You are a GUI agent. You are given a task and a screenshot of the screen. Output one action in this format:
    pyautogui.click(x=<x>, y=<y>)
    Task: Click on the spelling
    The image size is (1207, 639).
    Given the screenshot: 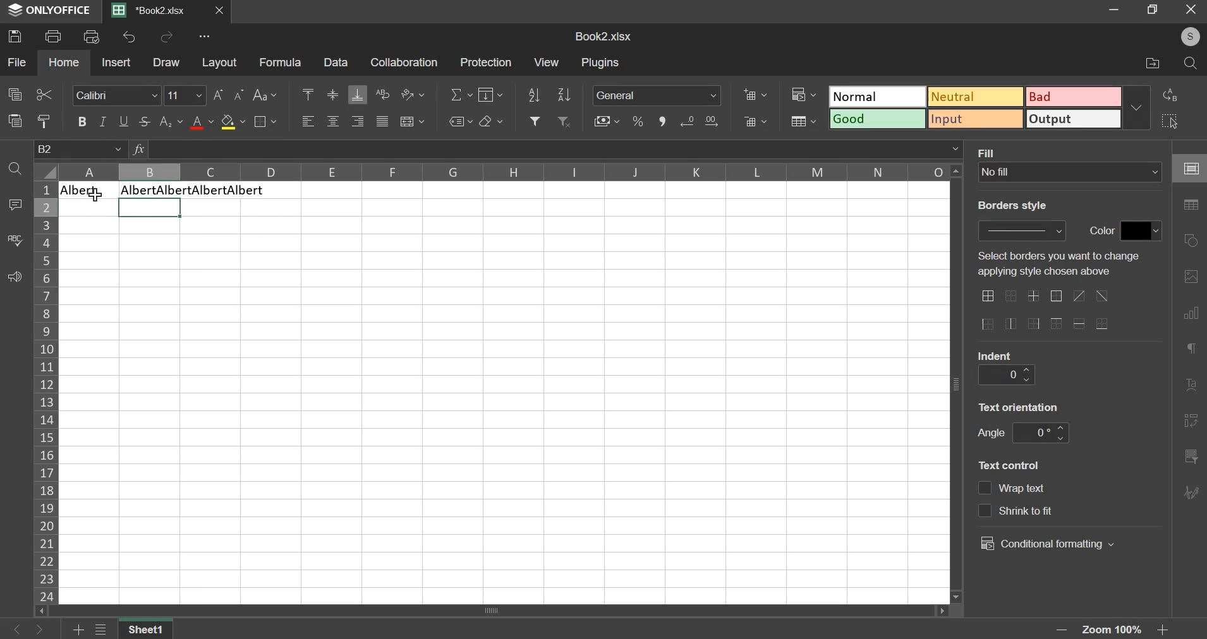 What is the action you would take?
    pyautogui.click(x=15, y=239)
    